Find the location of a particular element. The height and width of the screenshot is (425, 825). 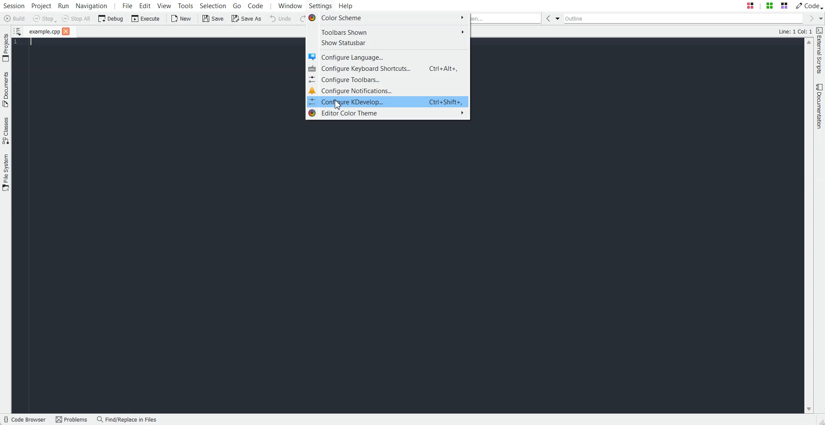

Drop down box is located at coordinates (820, 18).